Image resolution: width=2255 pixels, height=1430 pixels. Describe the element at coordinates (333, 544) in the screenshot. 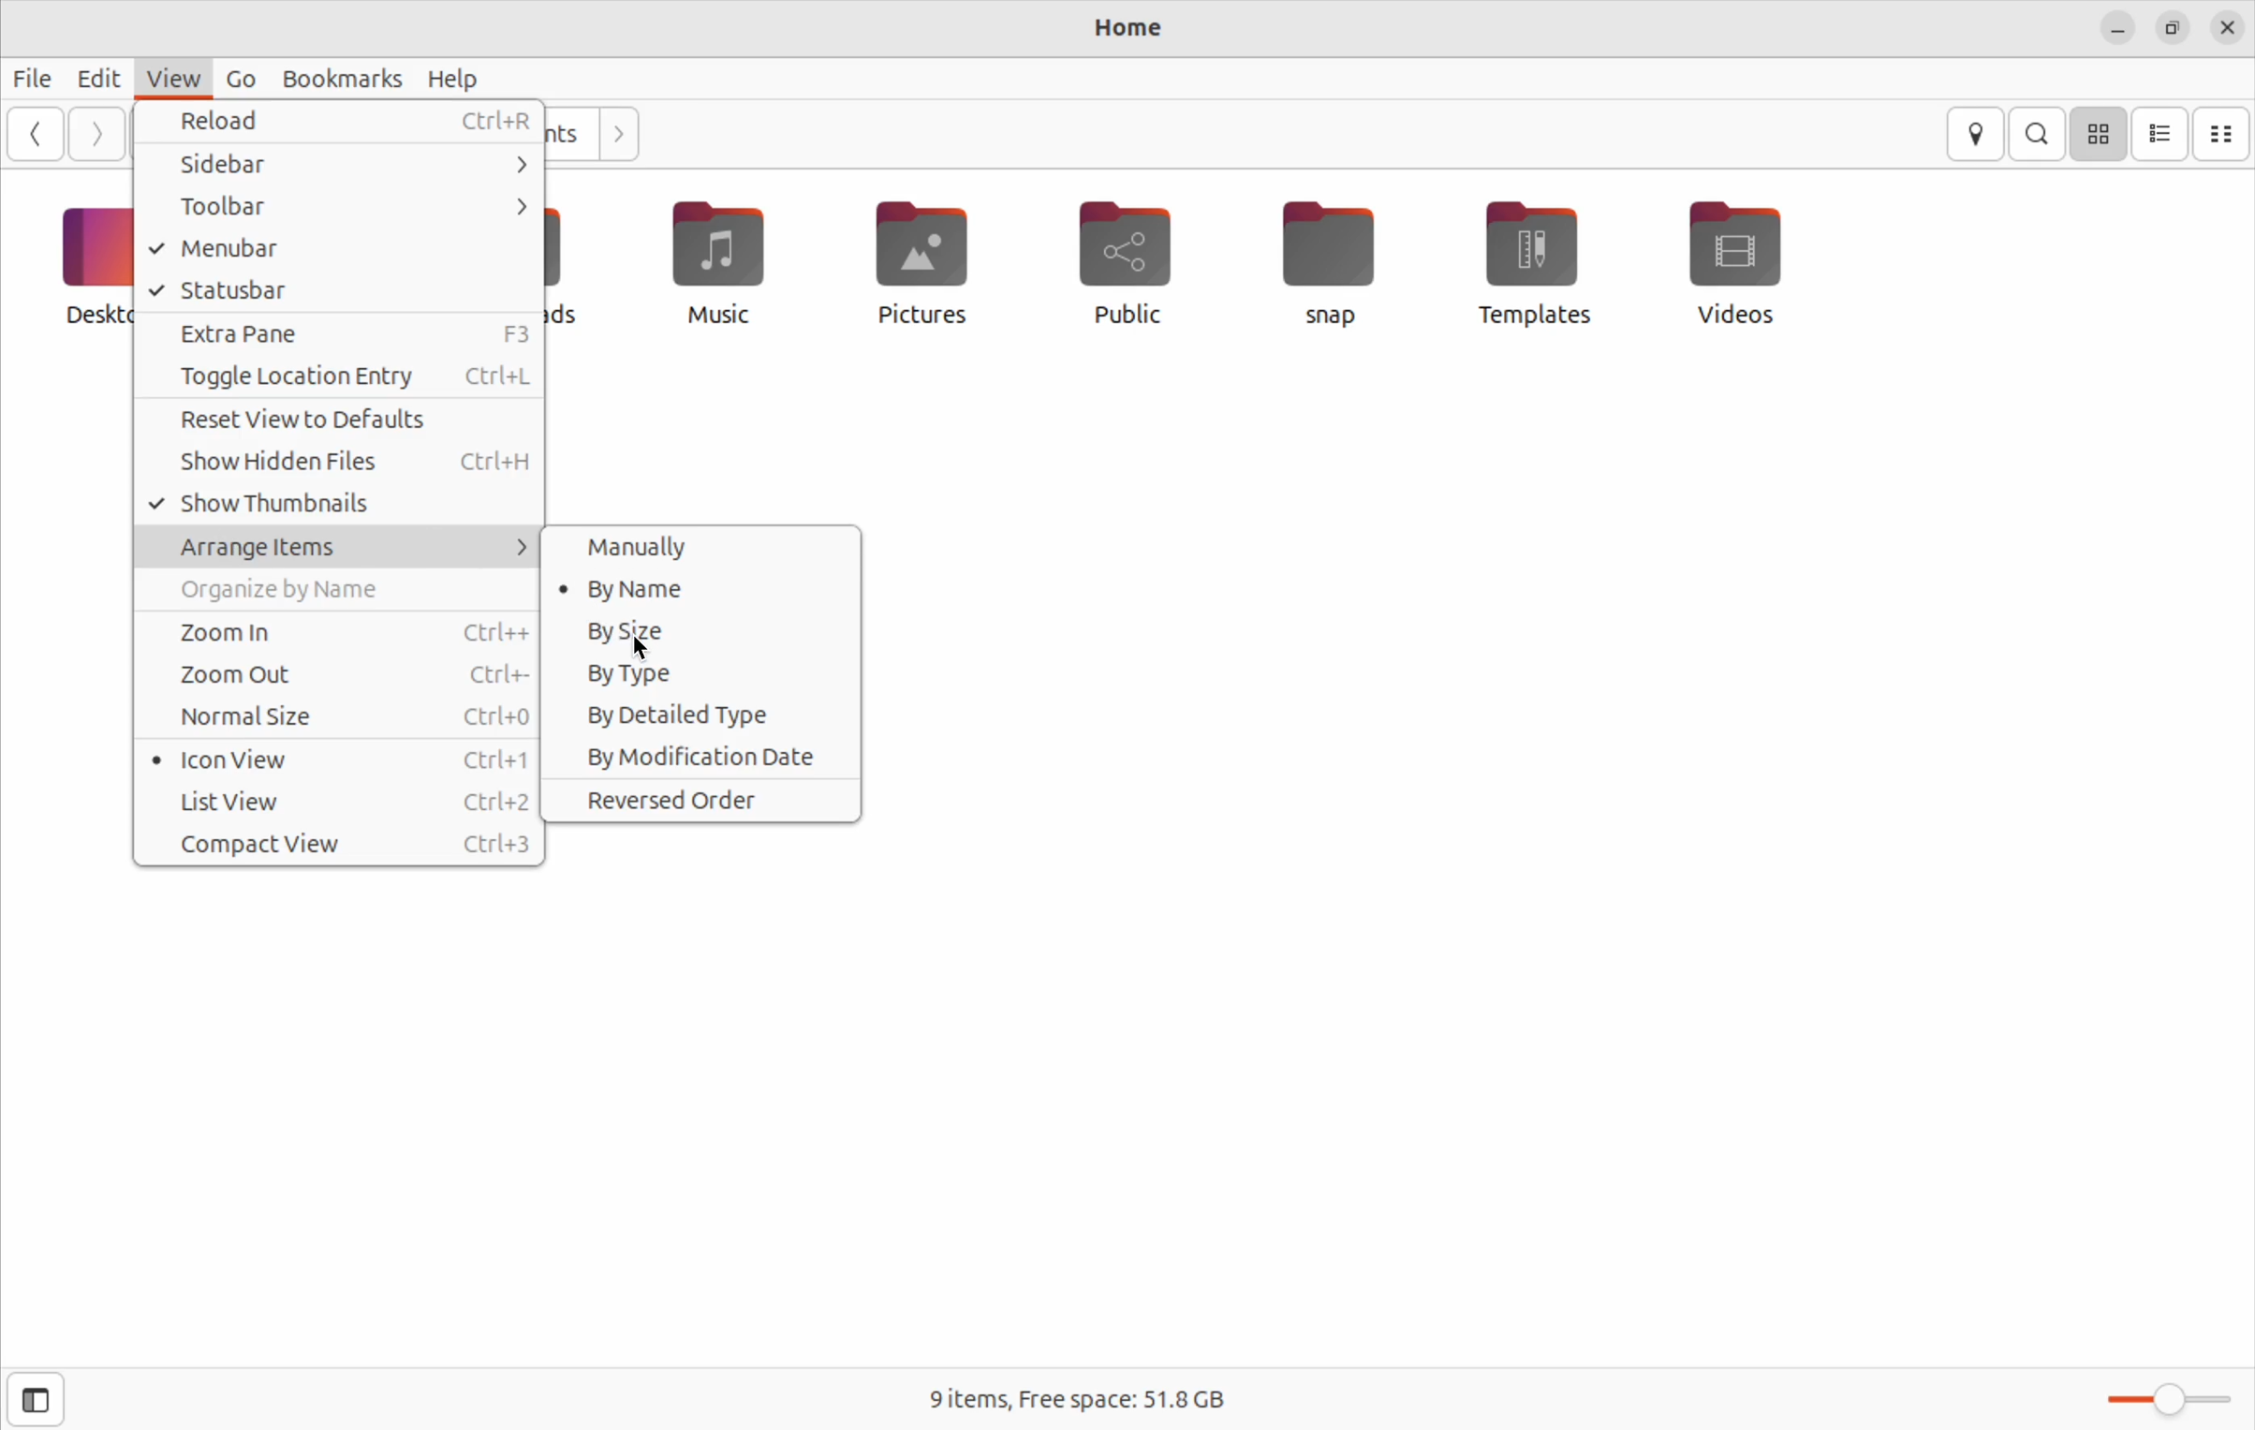

I see `arrange items` at that location.